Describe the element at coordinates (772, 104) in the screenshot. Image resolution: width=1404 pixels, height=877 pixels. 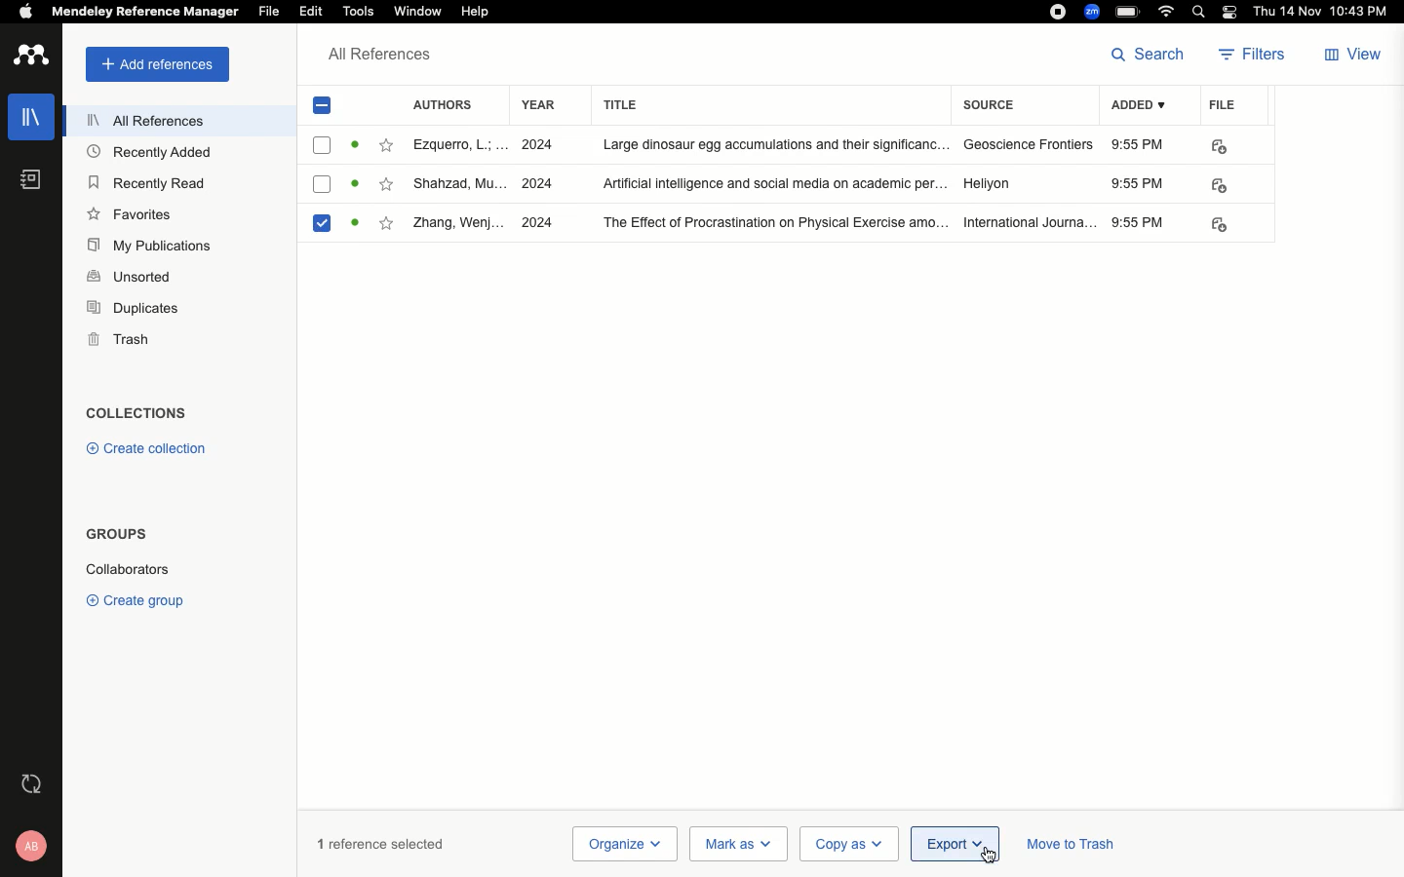
I see `Title` at that location.